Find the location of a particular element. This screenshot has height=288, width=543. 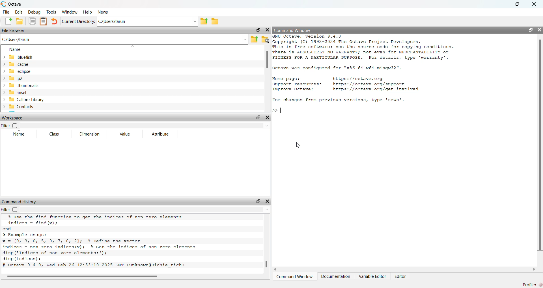

thumbnails is located at coordinates (23, 86).